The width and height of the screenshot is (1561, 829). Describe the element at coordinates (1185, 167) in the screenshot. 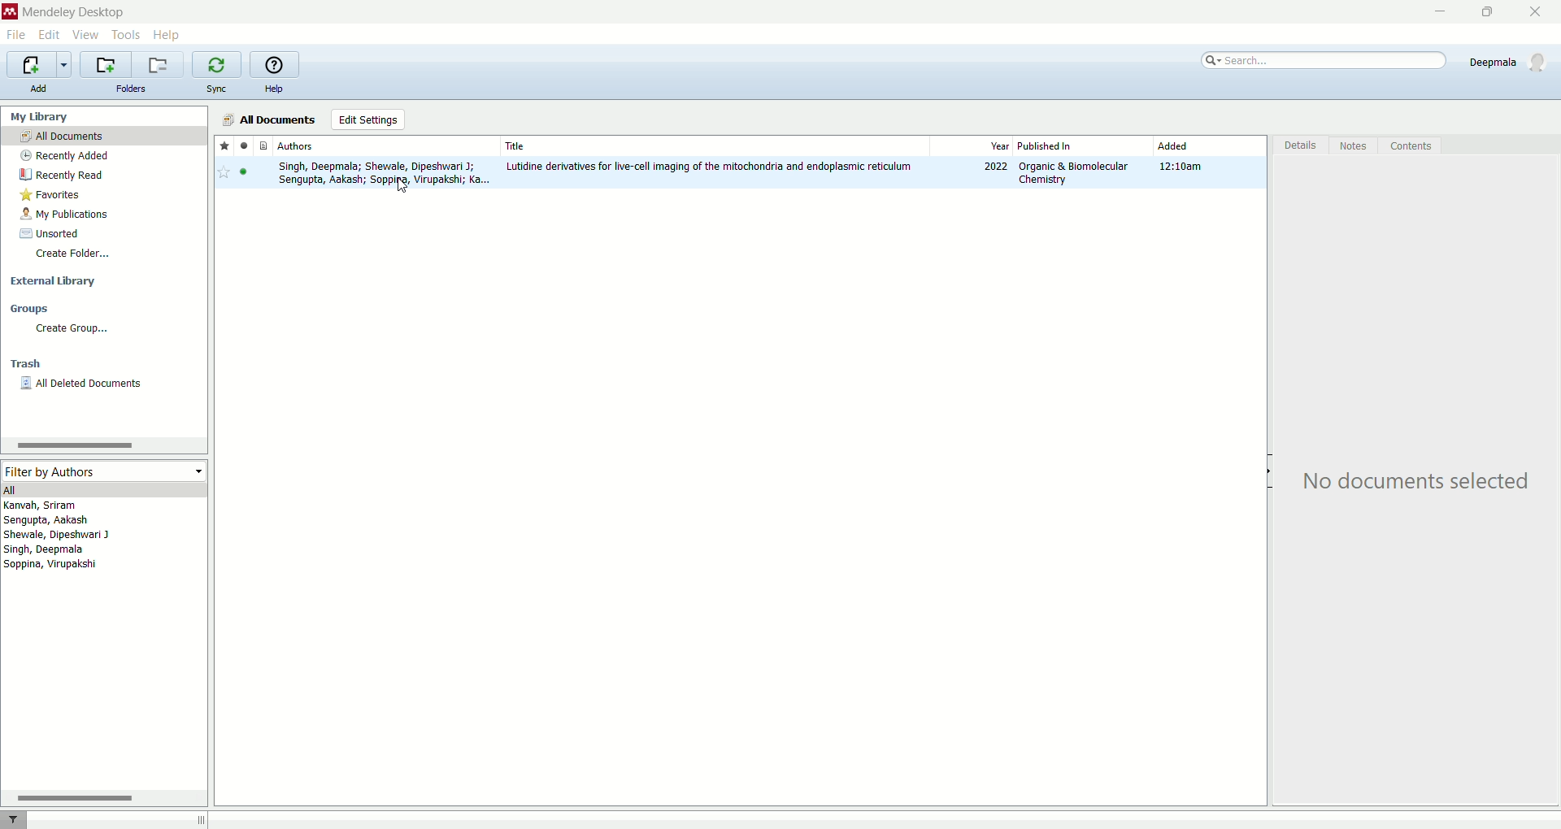

I see `12:10am` at that location.